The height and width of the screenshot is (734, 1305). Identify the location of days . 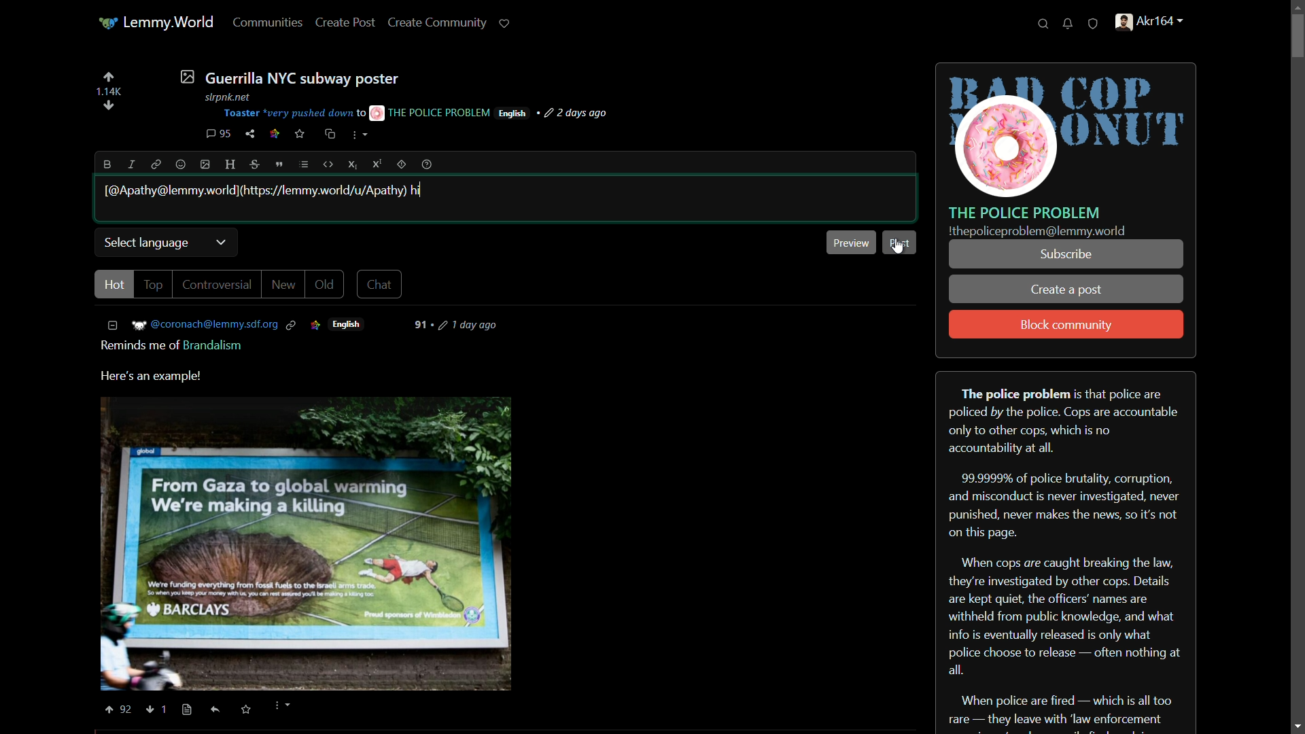
(462, 325).